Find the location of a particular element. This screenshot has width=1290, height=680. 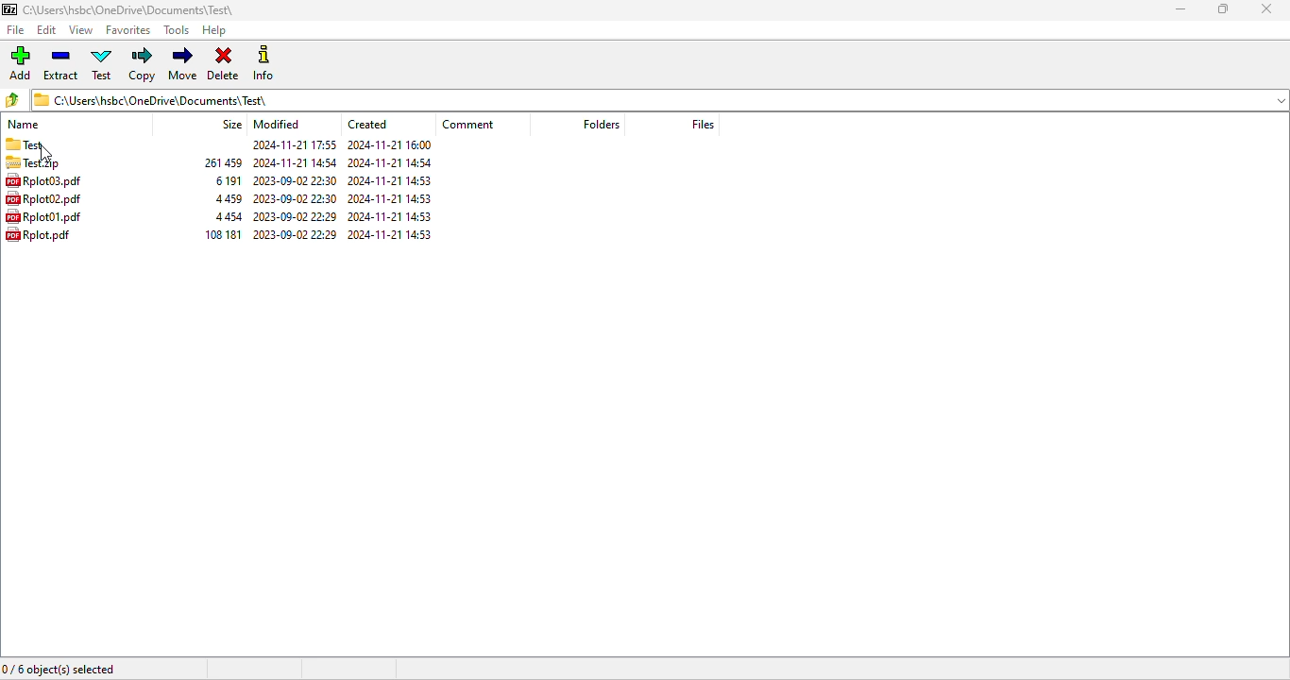

folders is located at coordinates (603, 124).